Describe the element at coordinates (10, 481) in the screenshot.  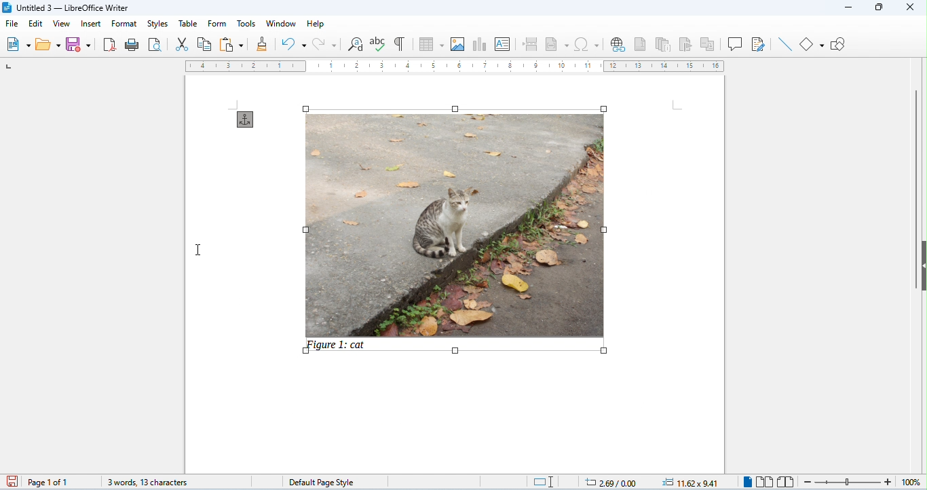
I see `save` at that location.